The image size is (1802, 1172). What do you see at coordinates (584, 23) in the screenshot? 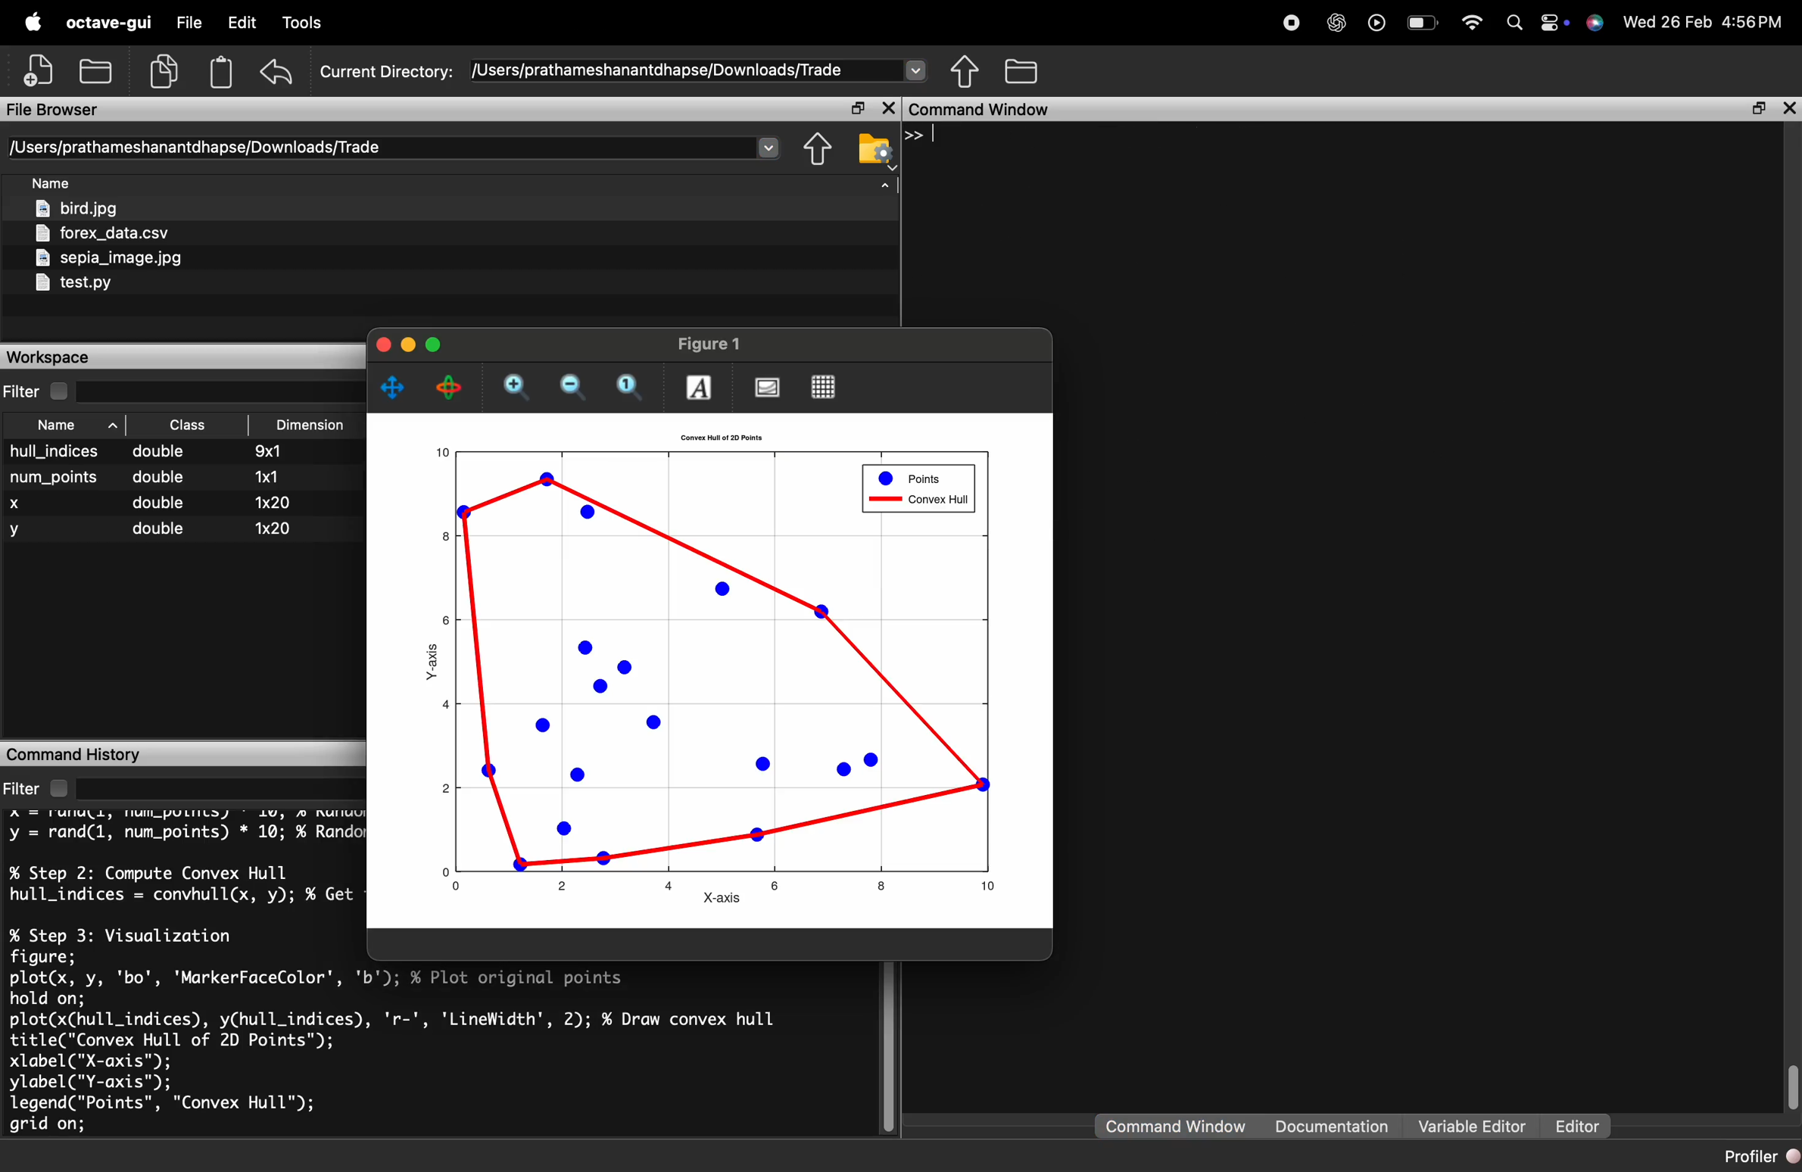
I see `News` at bounding box center [584, 23].